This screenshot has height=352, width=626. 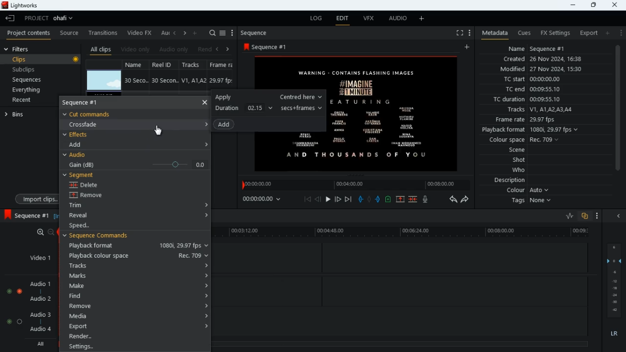 What do you see at coordinates (87, 216) in the screenshot?
I see `reveal` at bounding box center [87, 216].